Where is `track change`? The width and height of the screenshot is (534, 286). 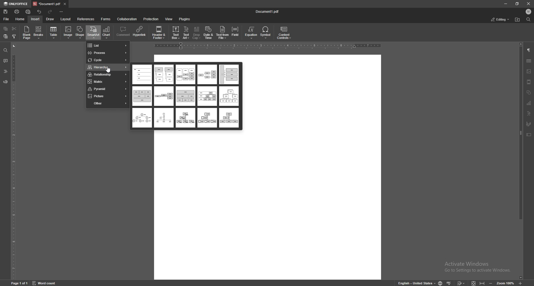 track change is located at coordinates (461, 283).